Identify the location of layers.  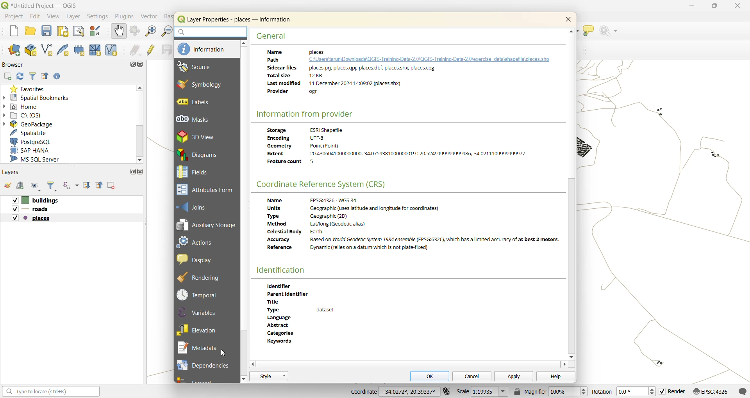
(13, 172).